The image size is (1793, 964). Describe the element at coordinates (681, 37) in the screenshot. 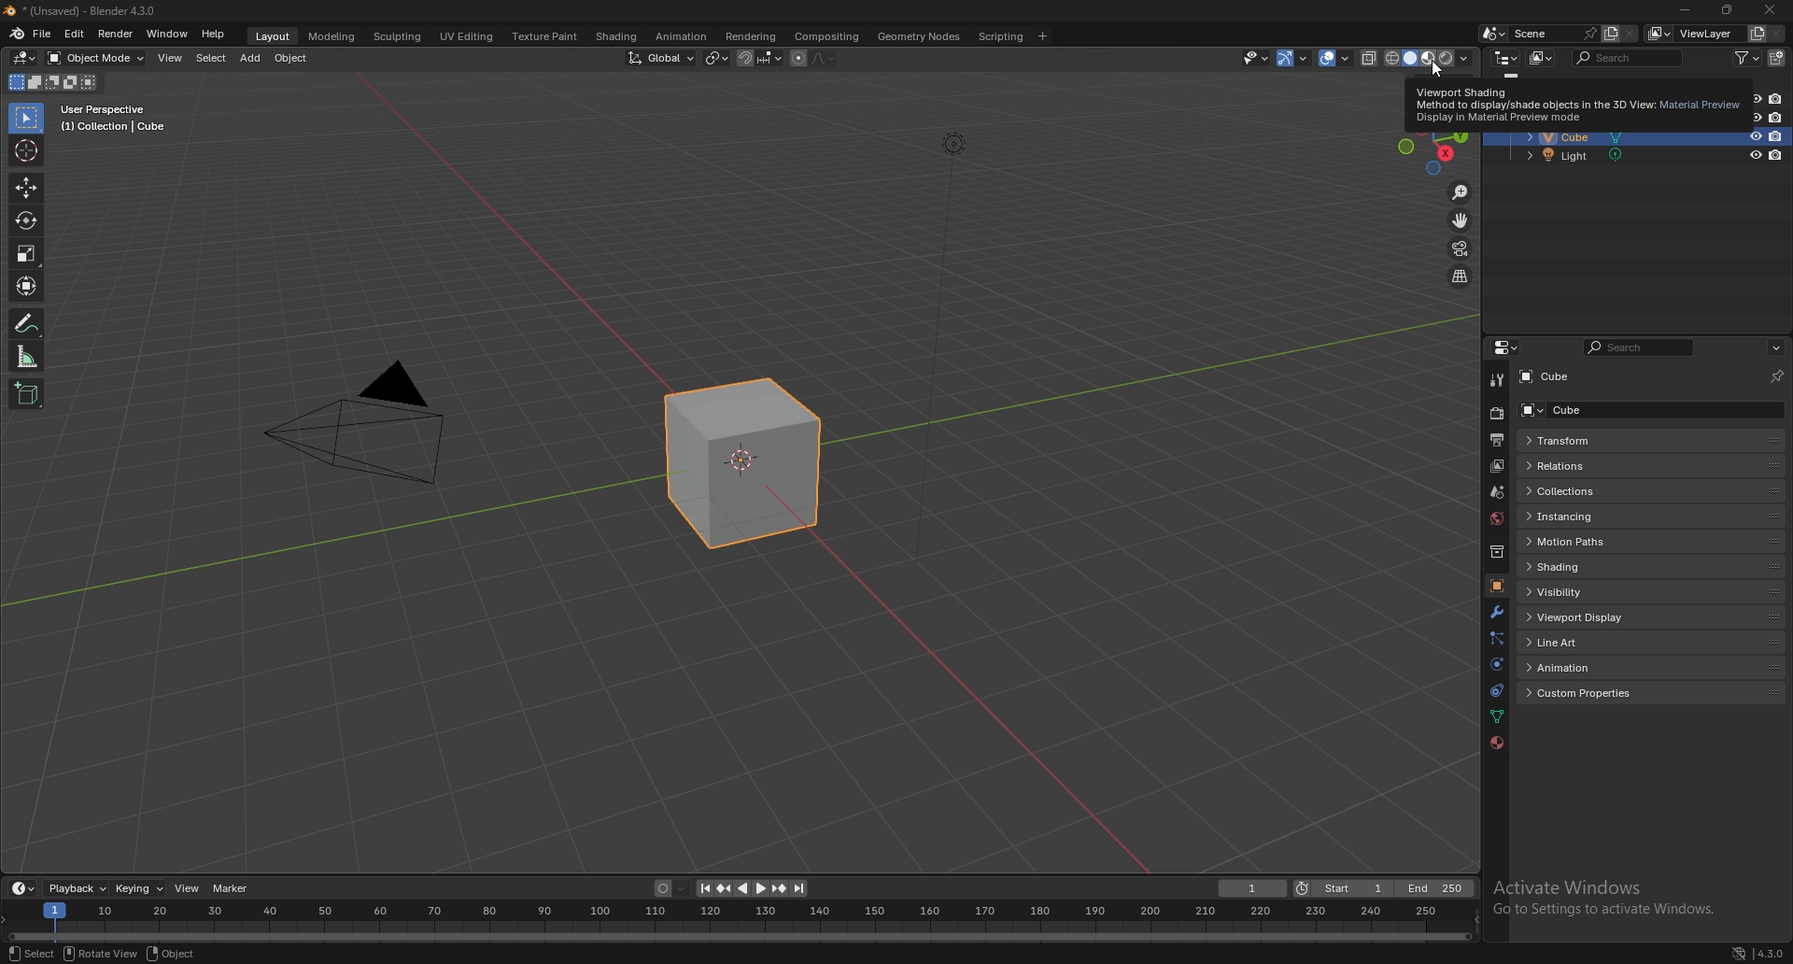

I see `animation` at that location.